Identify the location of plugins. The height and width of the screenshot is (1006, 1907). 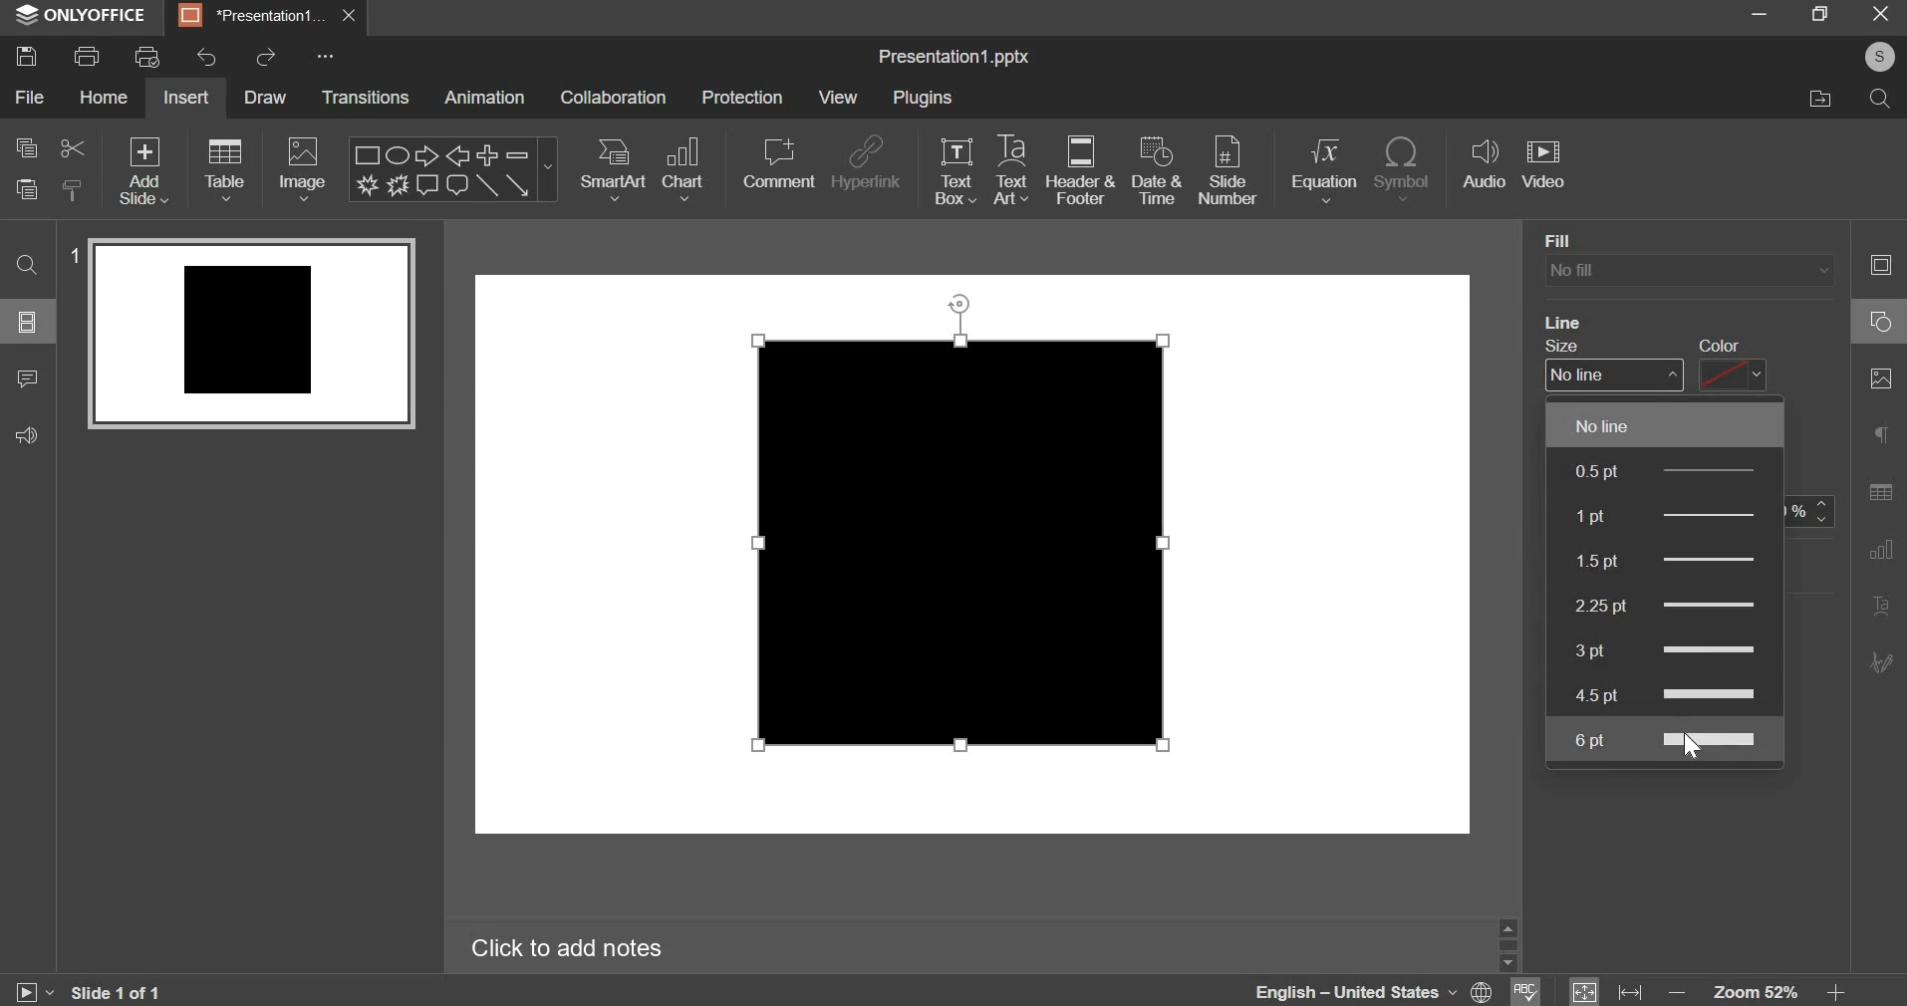
(922, 97).